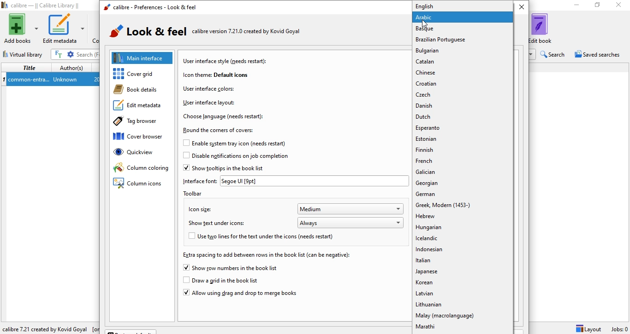  Describe the element at coordinates (140, 107) in the screenshot. I see `edit metadata` at that location.